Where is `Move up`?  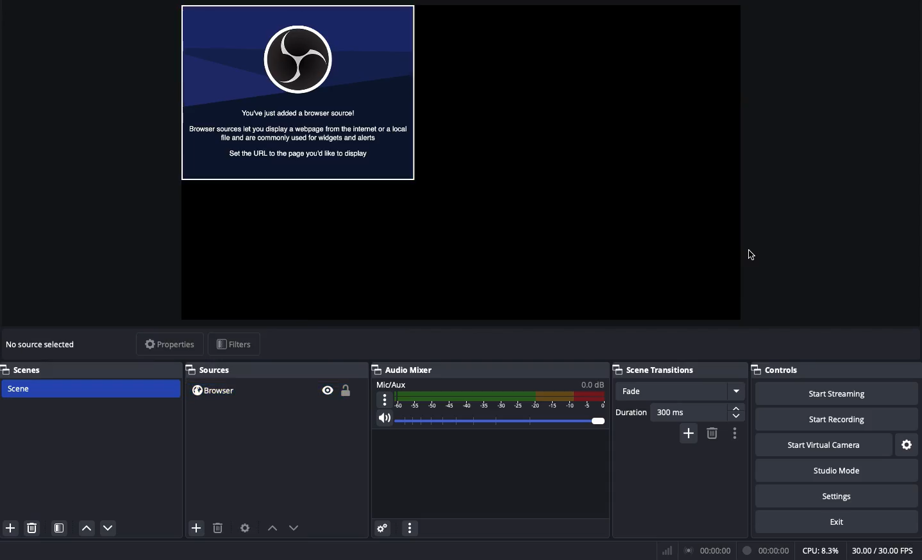
Move up is located at coordinates (271, 527).